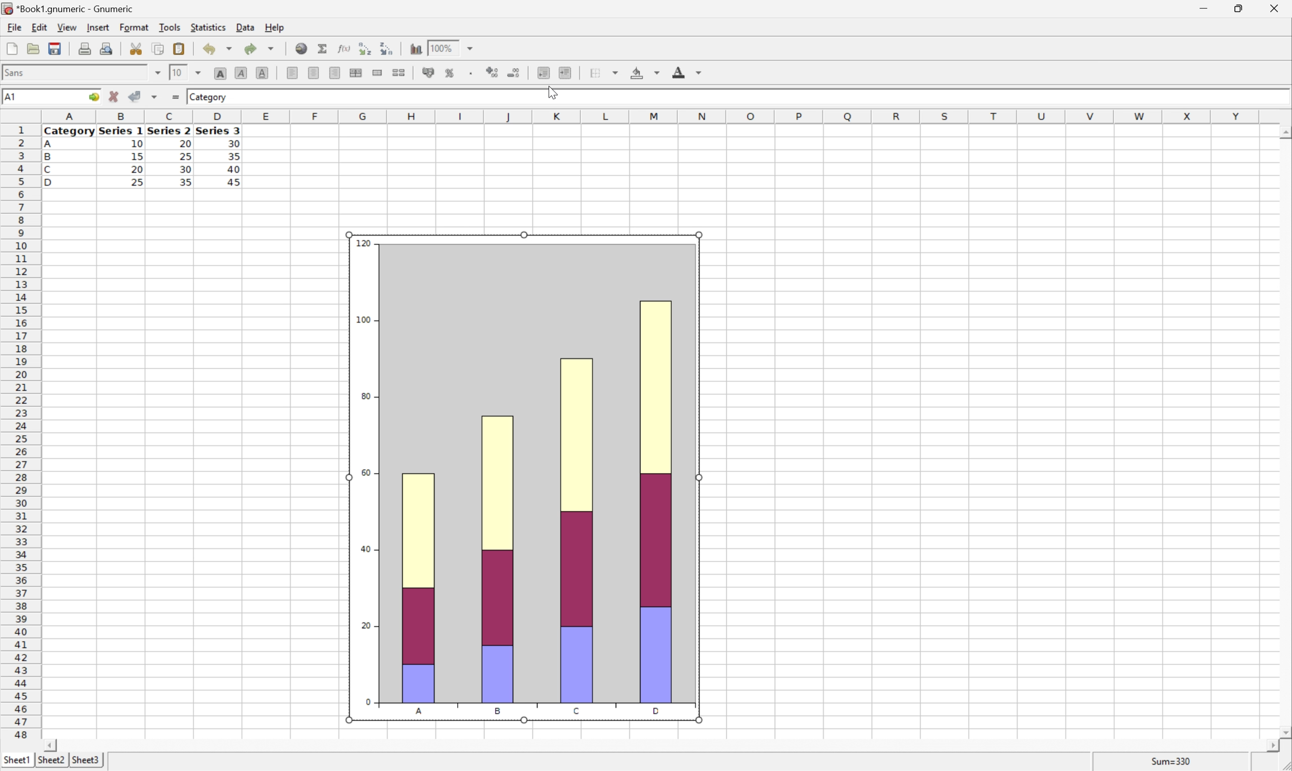 The height and width of the screenshot is (771, 1292). Describe the element at coordinates (39, 26) in the screenshot. I see `Edit` at that location.